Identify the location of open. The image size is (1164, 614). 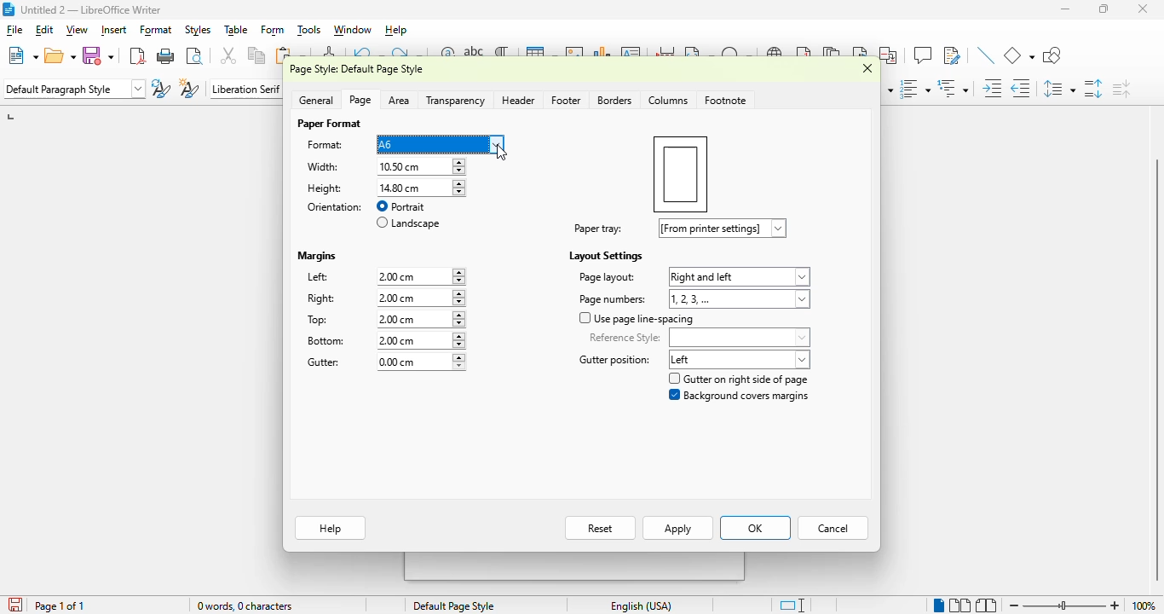
(60, 55).